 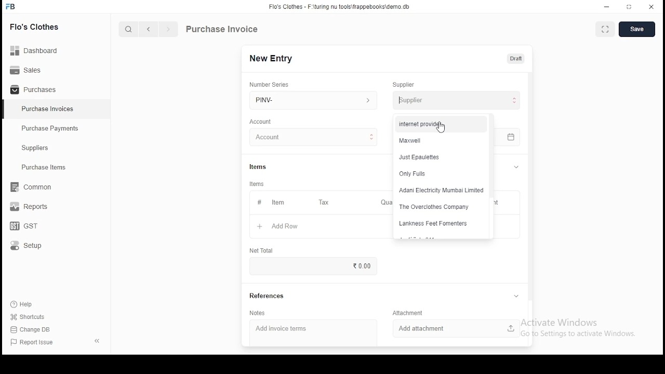 I want to click on notes, so click(x=258, y=313).